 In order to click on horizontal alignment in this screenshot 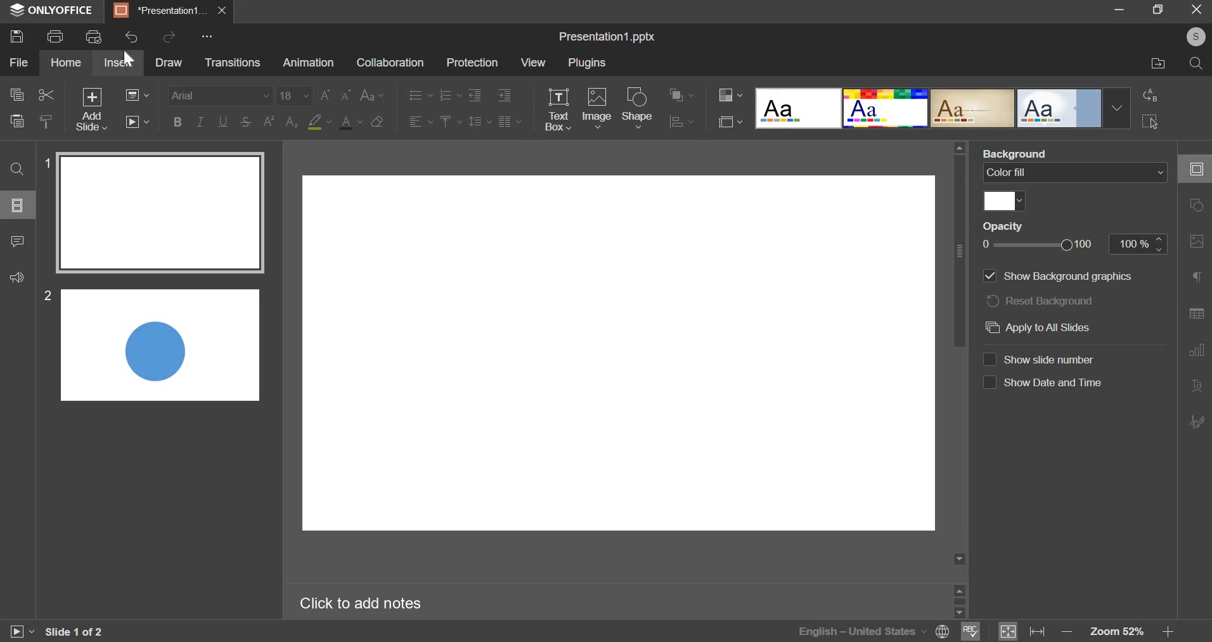, I will do `click(420, 122)`.